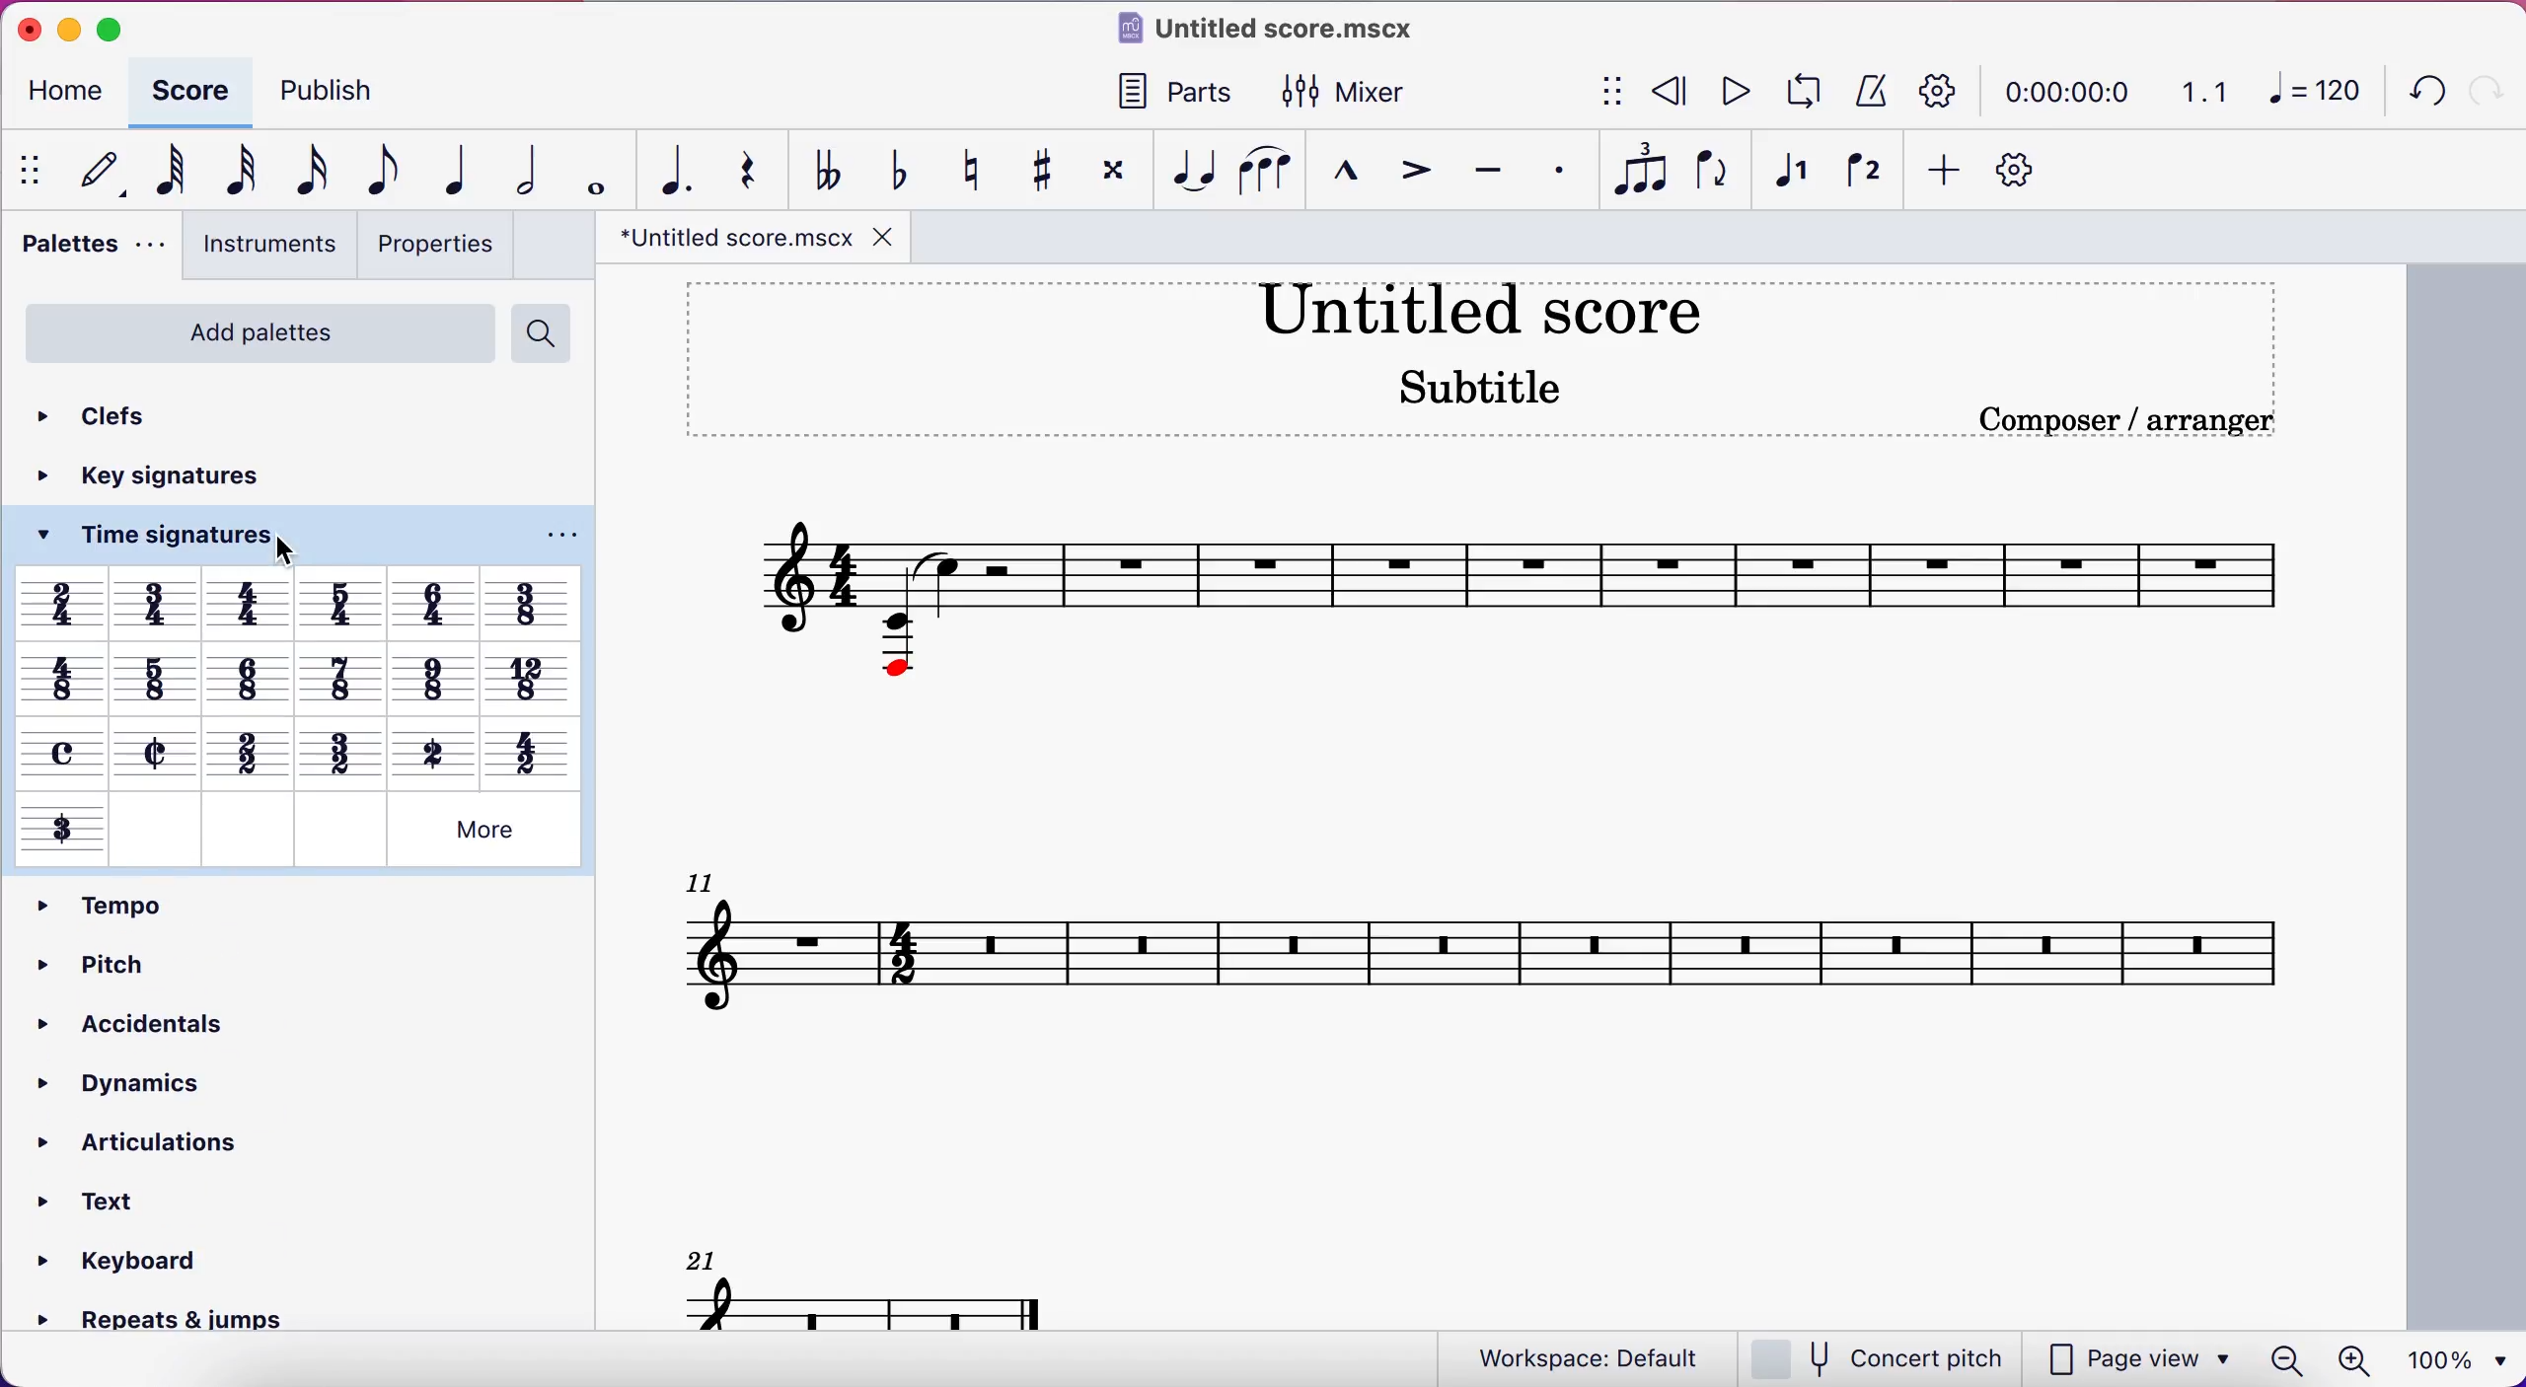 The image size is (2526, 1387). What do you see at coordinates (61, 833) in the screenshot?
I see `Time signature` at bounding box center [61, 833].